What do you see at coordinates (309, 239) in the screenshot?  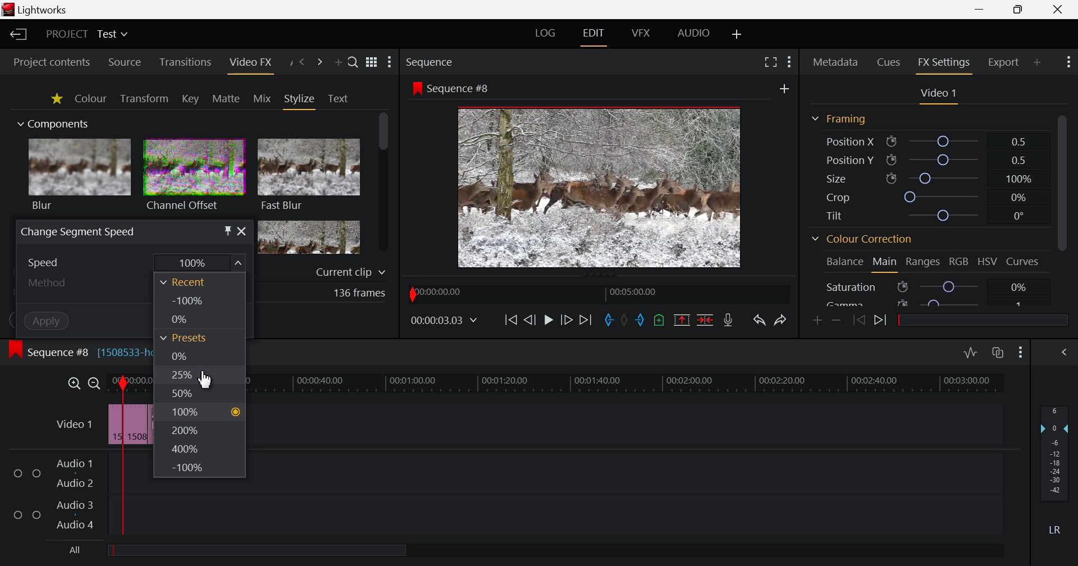 I see `Posterize` at bounding box center [309, 239].